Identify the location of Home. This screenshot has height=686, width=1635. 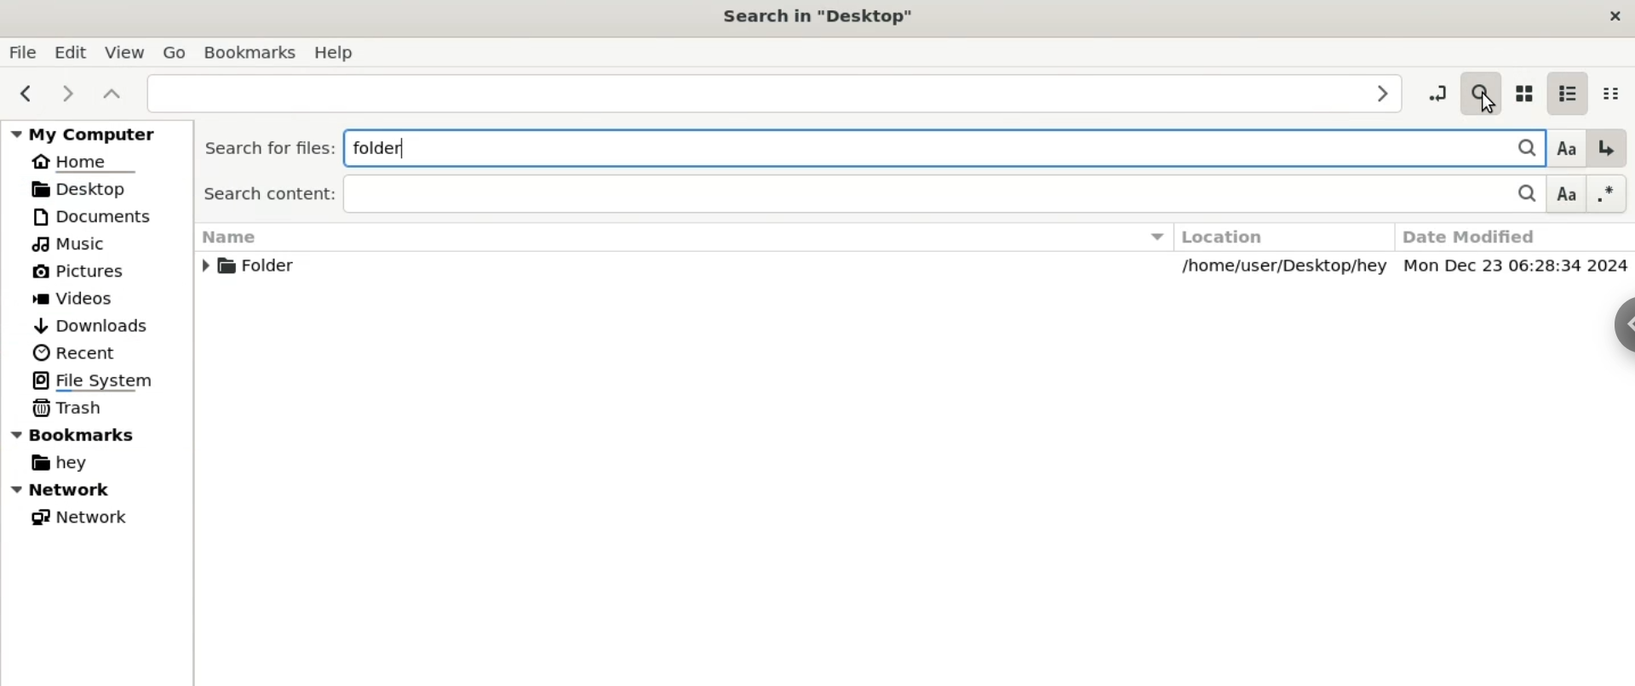
(84, 161).